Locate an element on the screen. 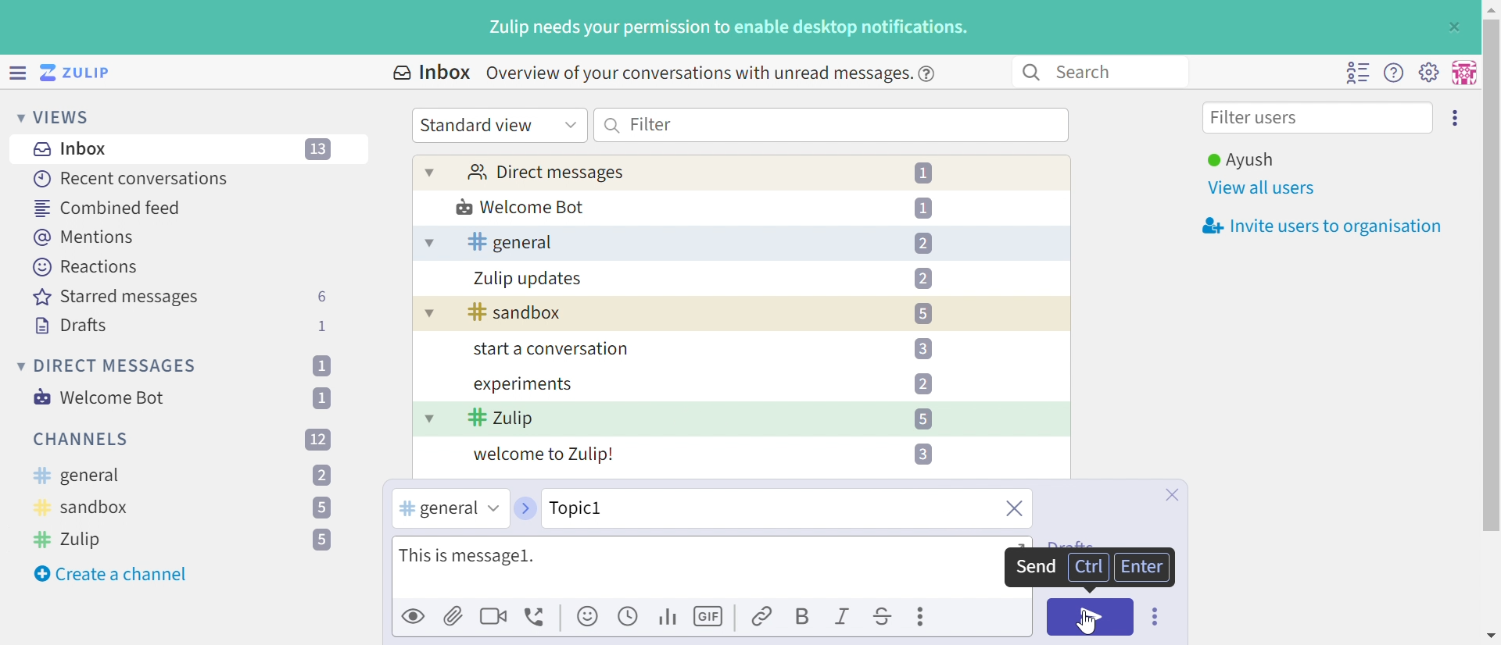  welcome to Zulip! is located at coordinates (545, 456).